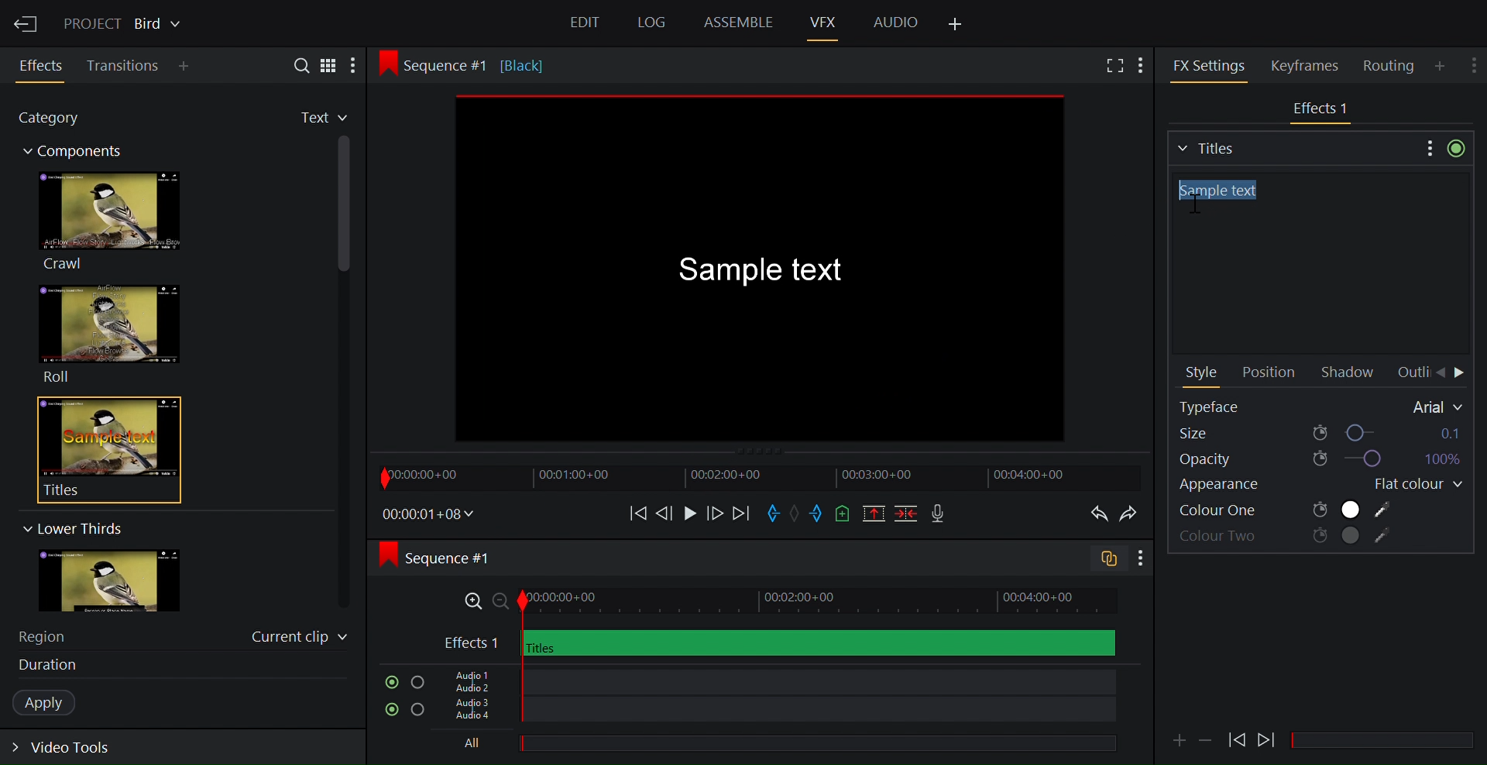 This screenshot has width=1487, height=765. I want to click on Solo this track, so click(417, 683).